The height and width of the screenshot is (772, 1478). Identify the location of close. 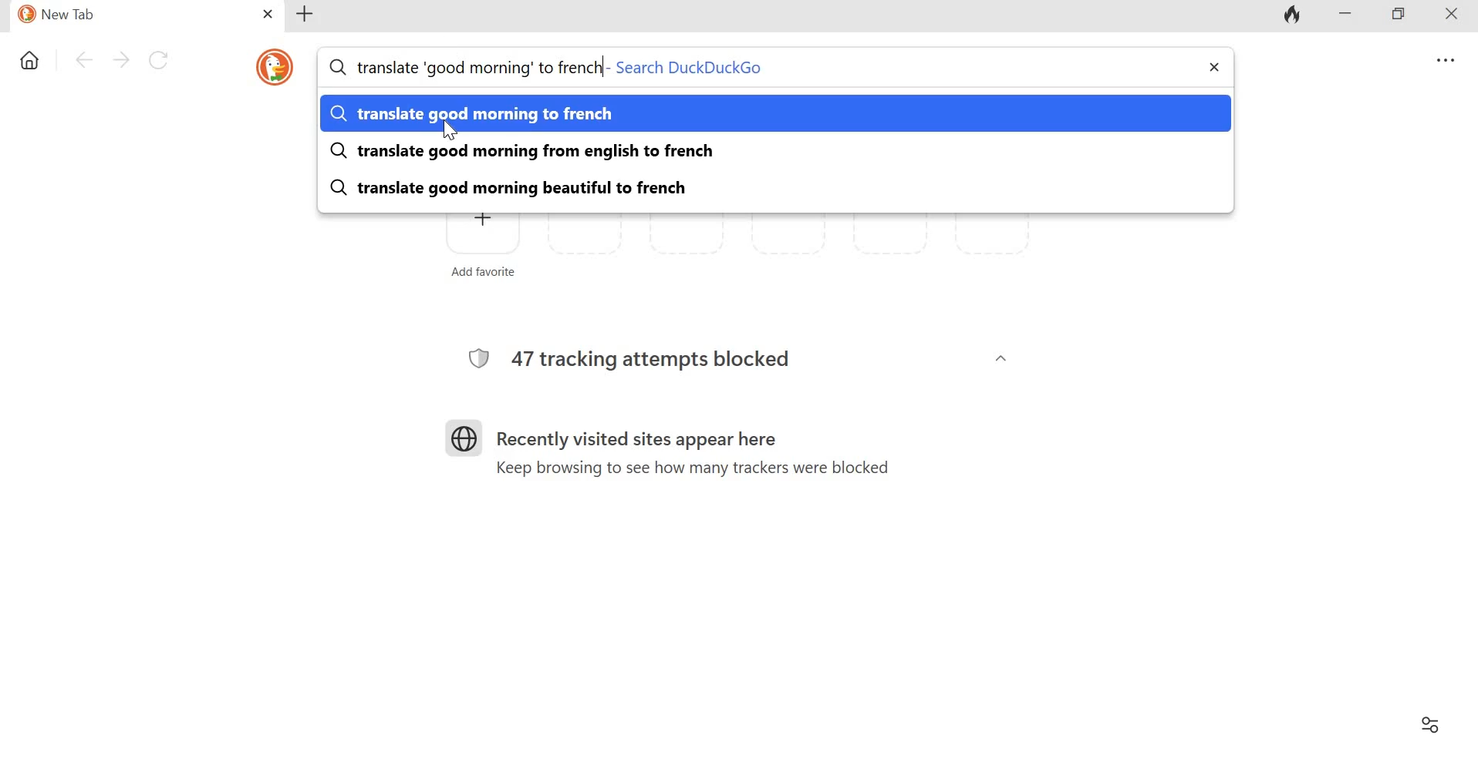
(266, 13).